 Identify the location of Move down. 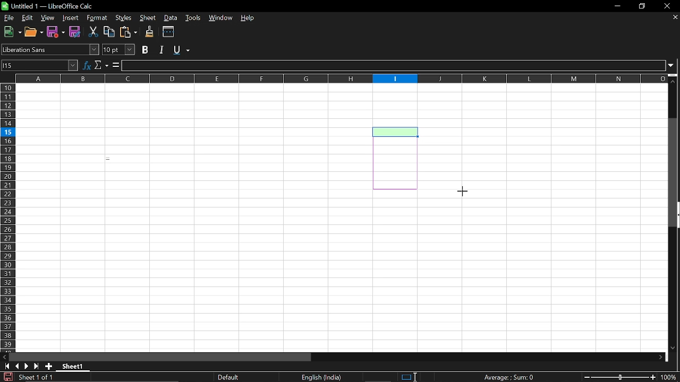
(676, 348).